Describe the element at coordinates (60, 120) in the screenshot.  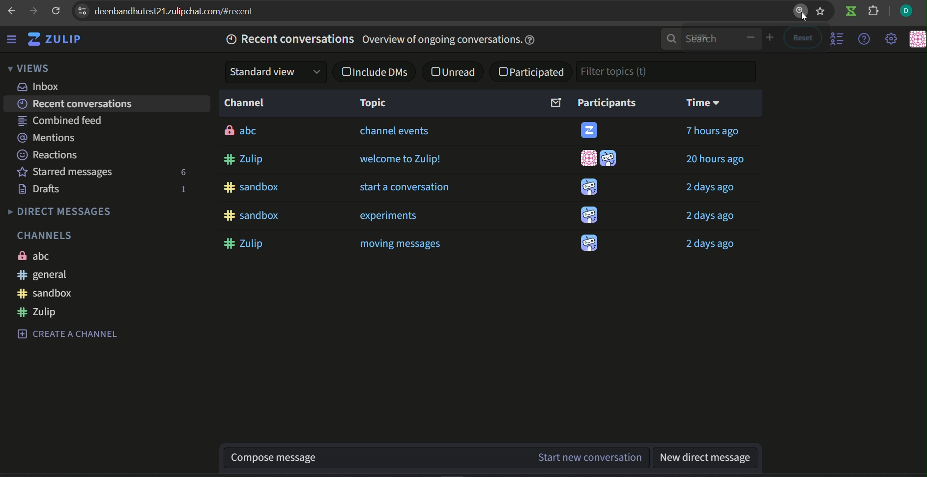
I see `Combined feed` at that location.